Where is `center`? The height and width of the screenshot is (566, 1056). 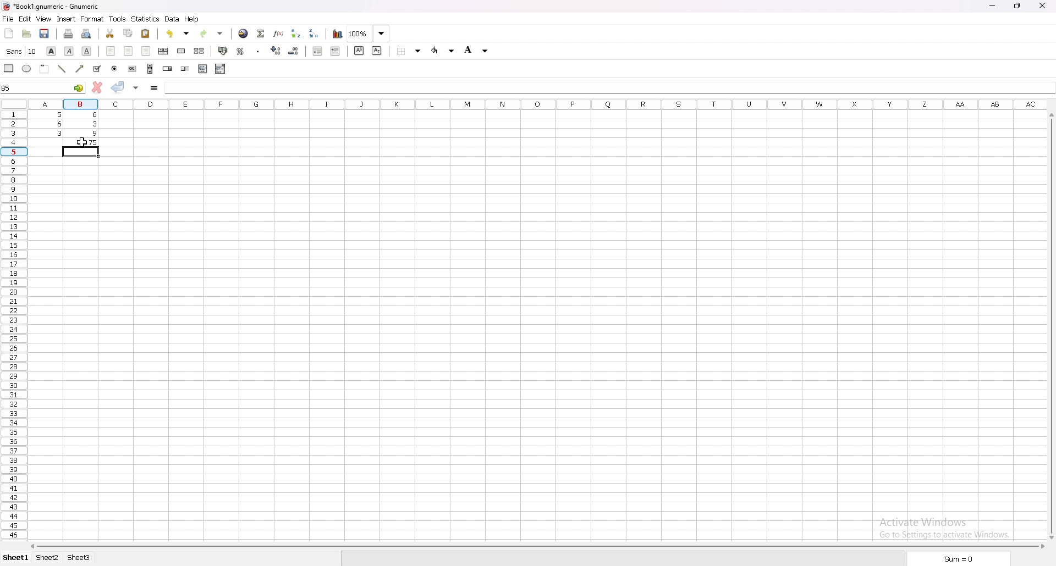
center is located at coordinates (129, 52).